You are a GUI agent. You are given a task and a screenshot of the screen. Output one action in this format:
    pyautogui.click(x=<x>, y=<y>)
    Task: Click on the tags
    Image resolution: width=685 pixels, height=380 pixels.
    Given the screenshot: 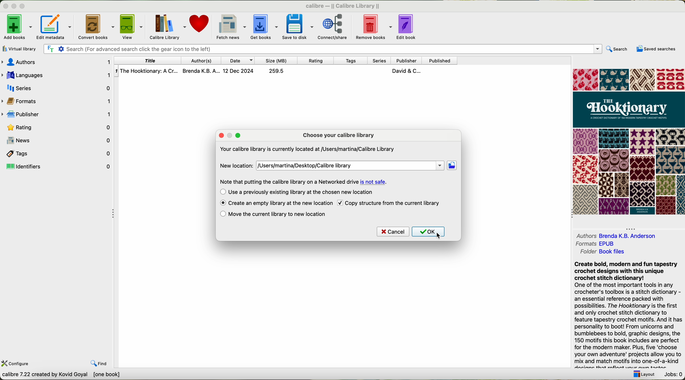 What is the action you would take?
    pyautogui.click(x=352, y=60)
    